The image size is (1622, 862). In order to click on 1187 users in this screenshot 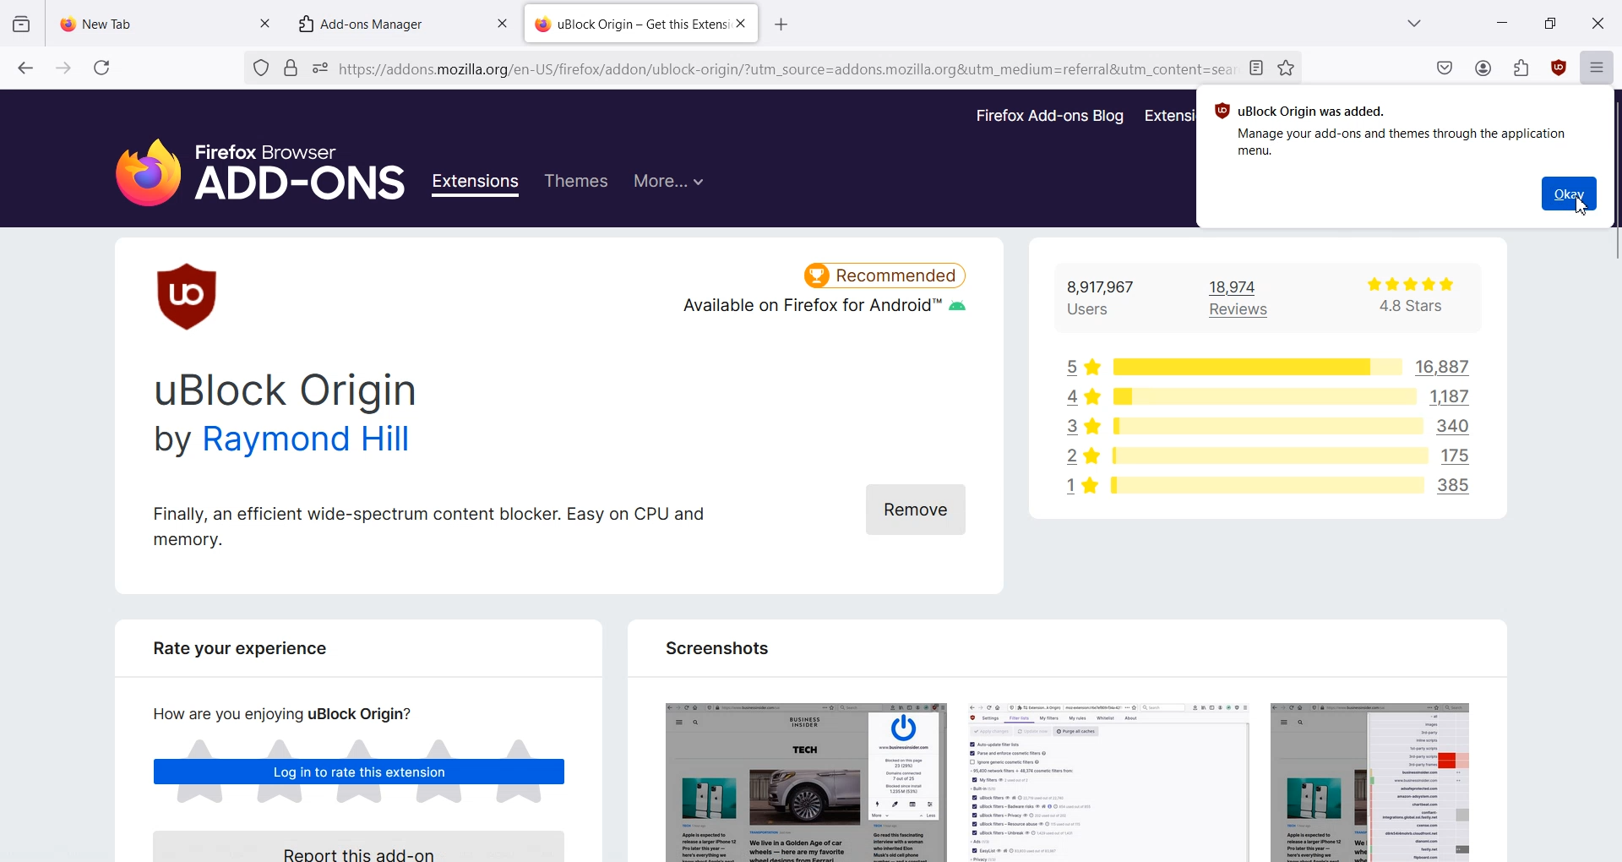, I will do `click(1456, 397)`.